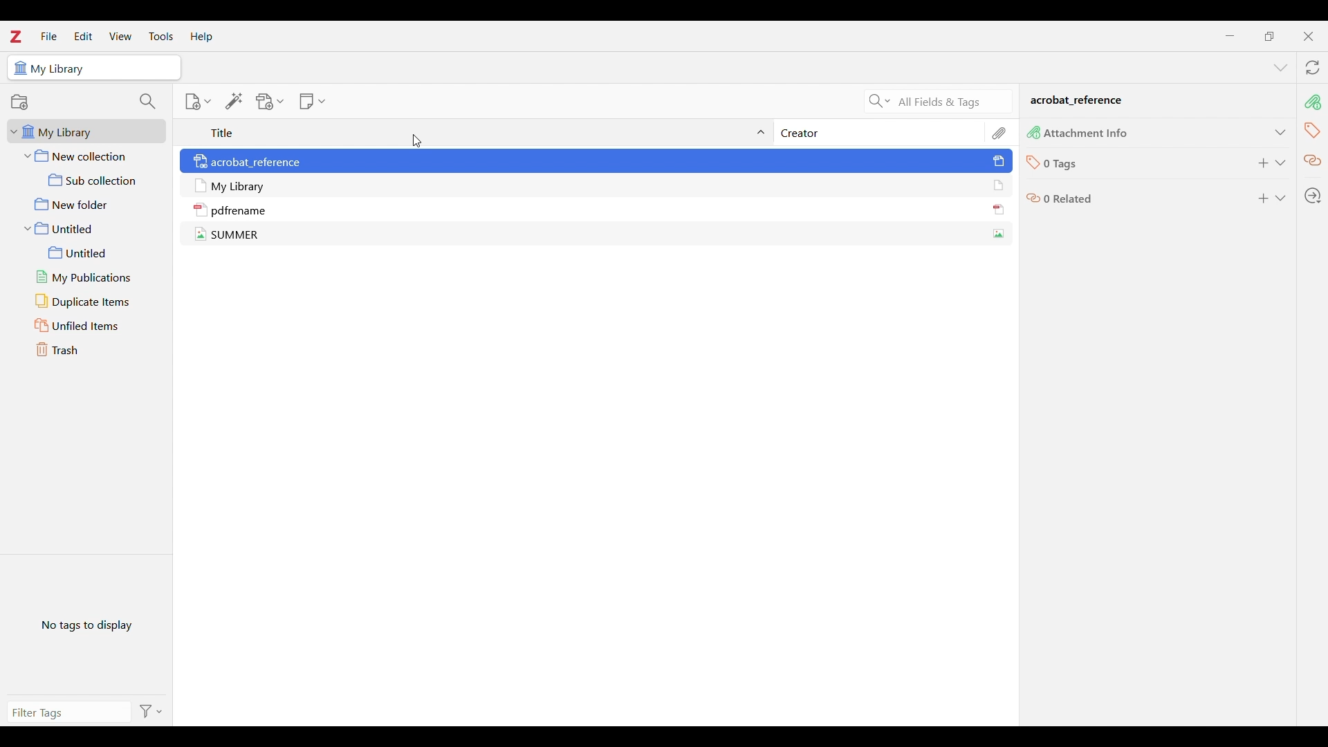  I want to click on 0 Tags, so click(1062, 165).